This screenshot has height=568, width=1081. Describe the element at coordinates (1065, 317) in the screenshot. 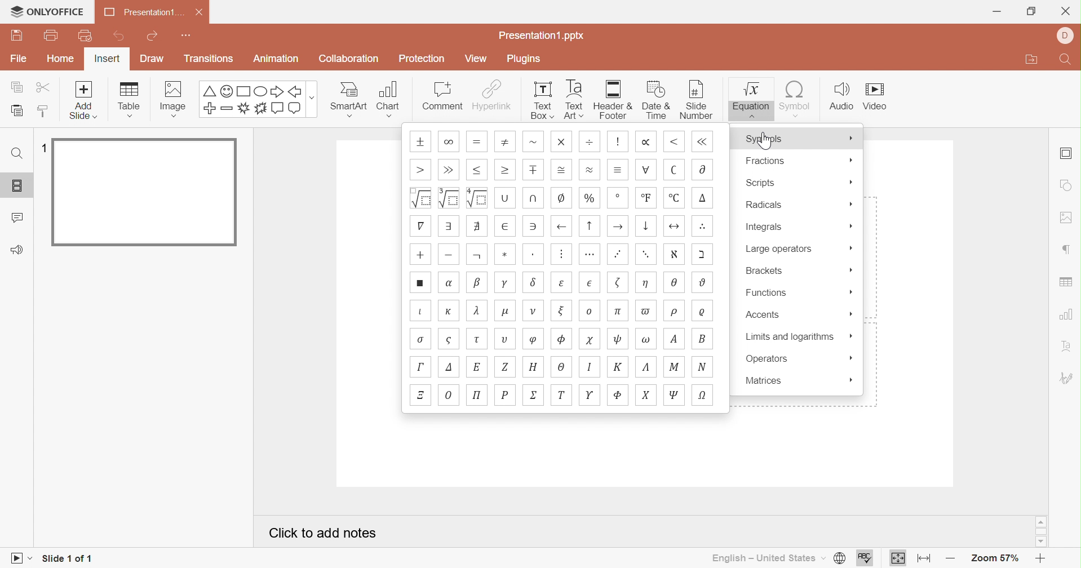

I see `chart settings` at that location.